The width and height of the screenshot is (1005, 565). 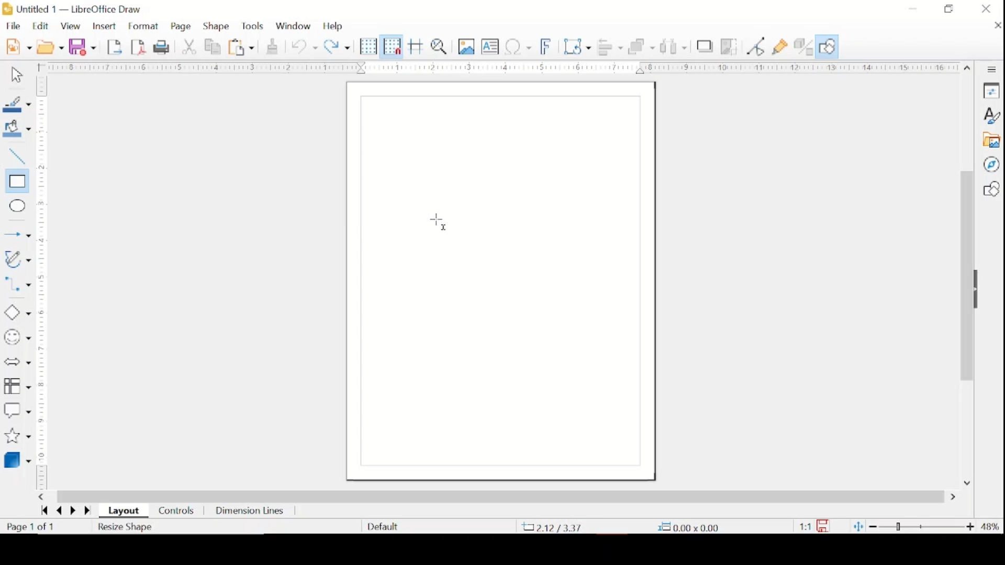 What do you see at coordinates (17, 260) in the screenshot?
I see `insert curves and polygons` at bounding box center [17, 260].